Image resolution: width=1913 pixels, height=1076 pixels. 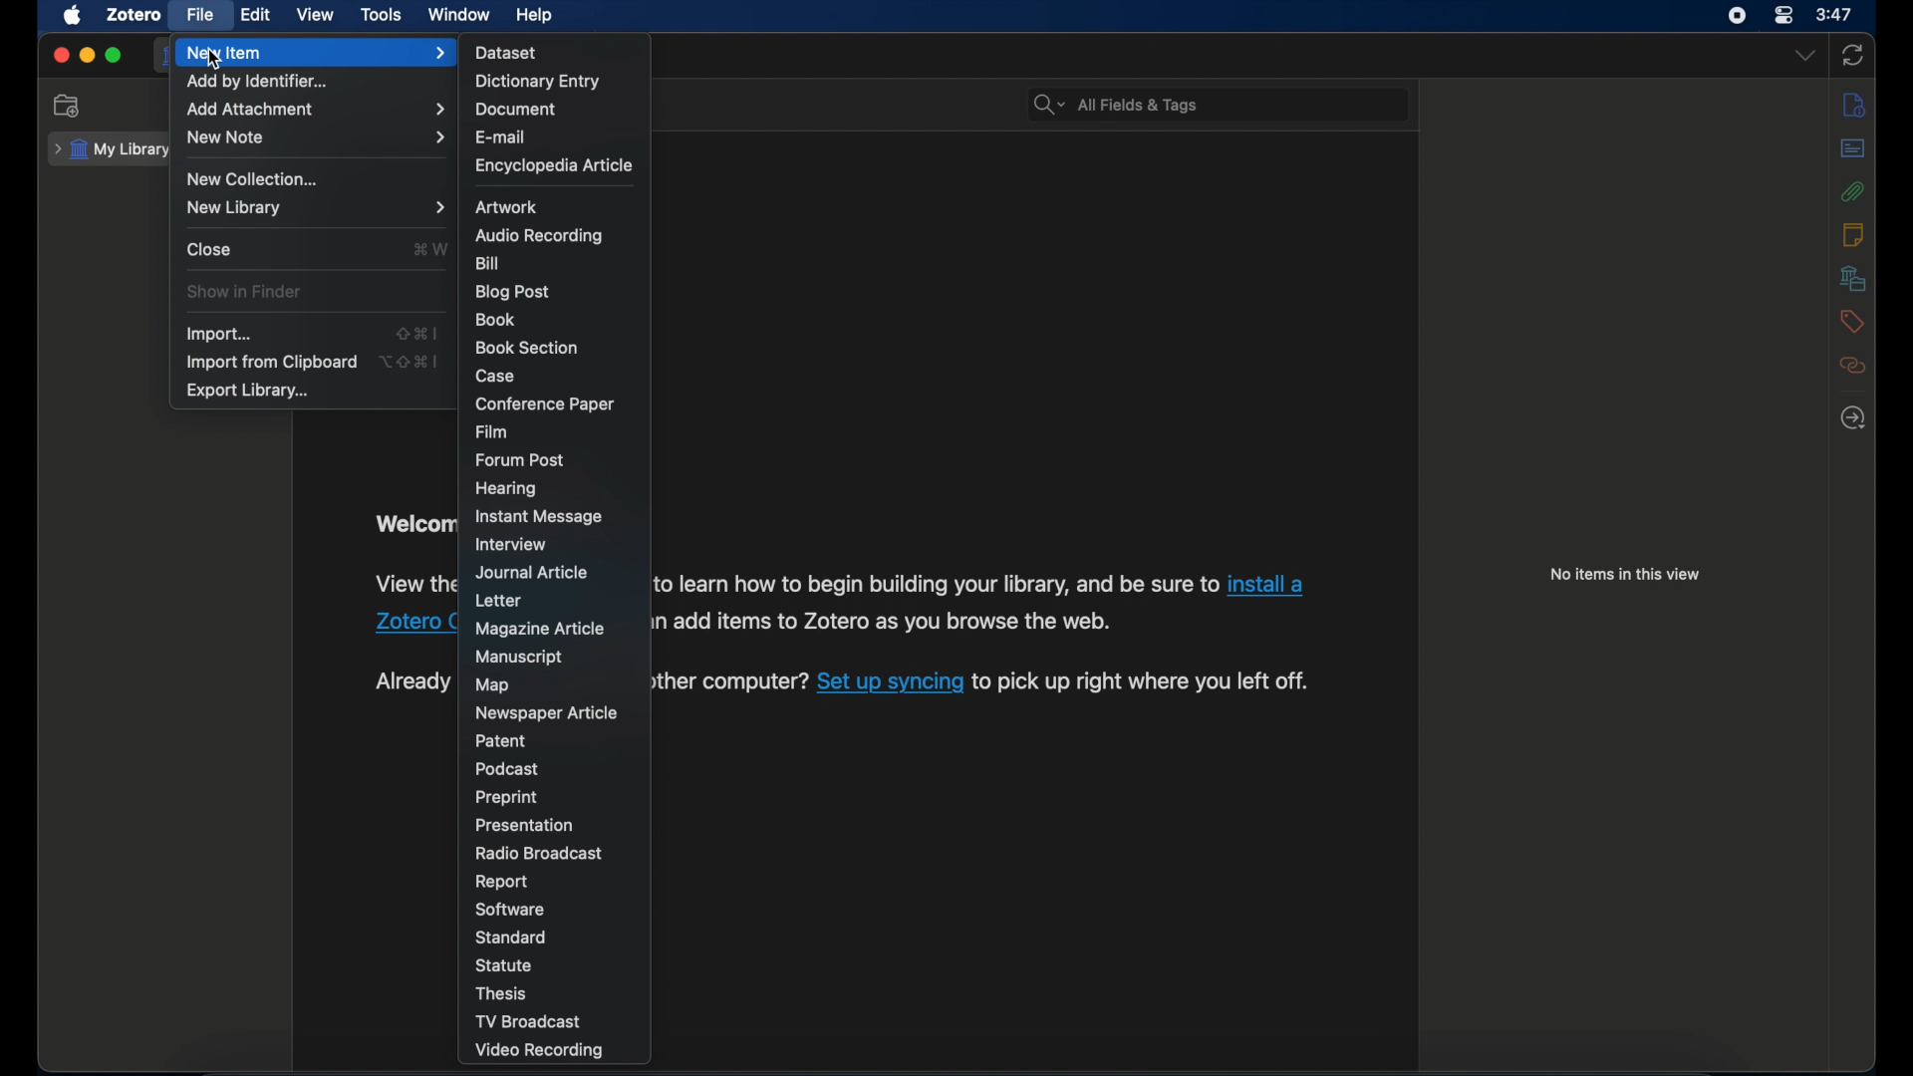 I want to click on info, so click(x=1858, y=106).